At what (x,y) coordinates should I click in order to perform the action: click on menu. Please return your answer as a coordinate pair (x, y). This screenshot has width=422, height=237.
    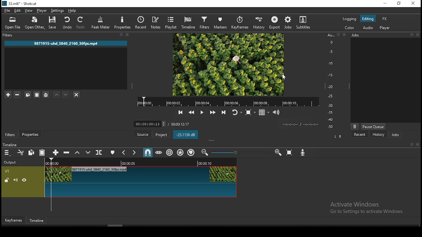
    Looking at the image, I should click on (8, 153).